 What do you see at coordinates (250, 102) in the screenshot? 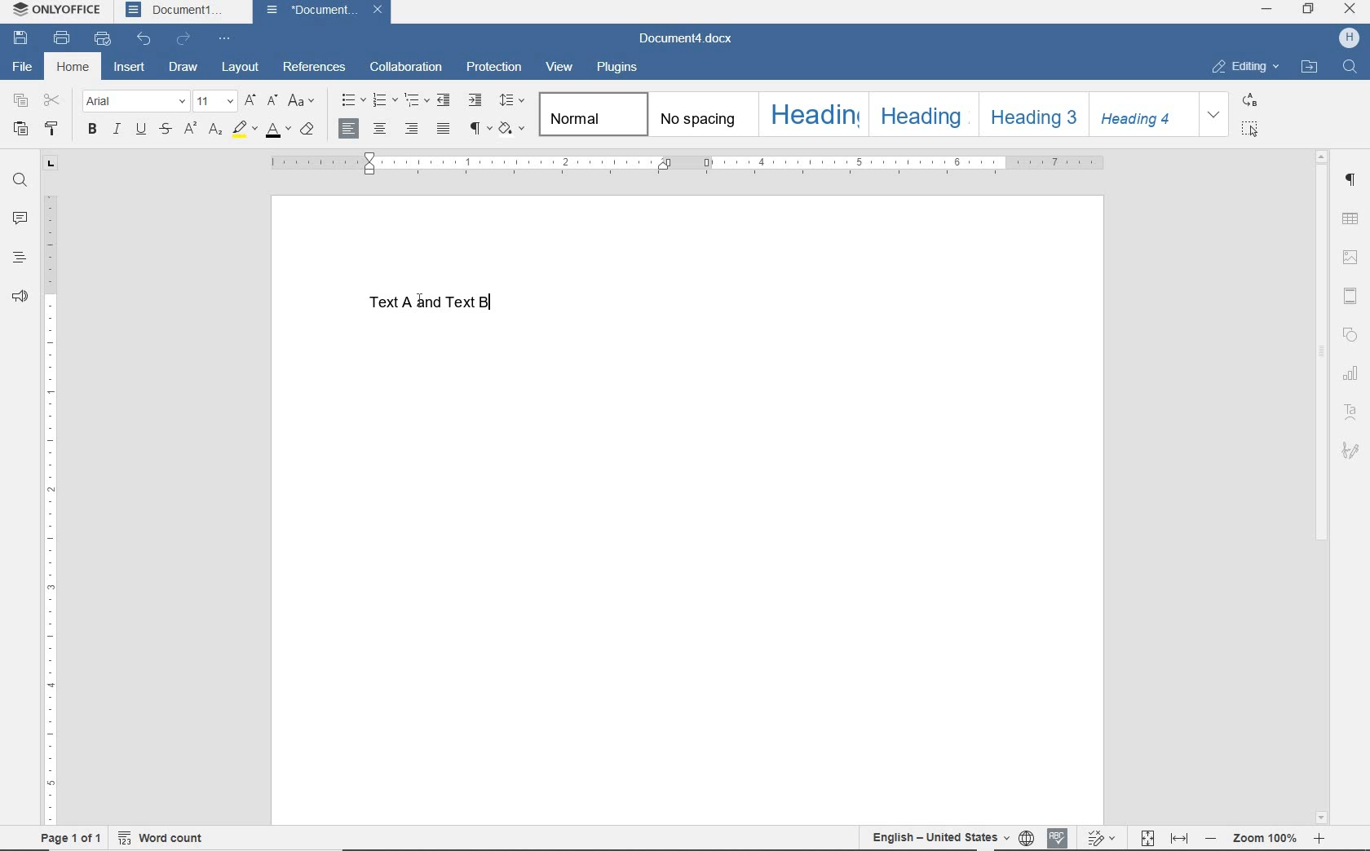
I see `INCREMENT FONT SIZE` at bounding box center [250, 102].